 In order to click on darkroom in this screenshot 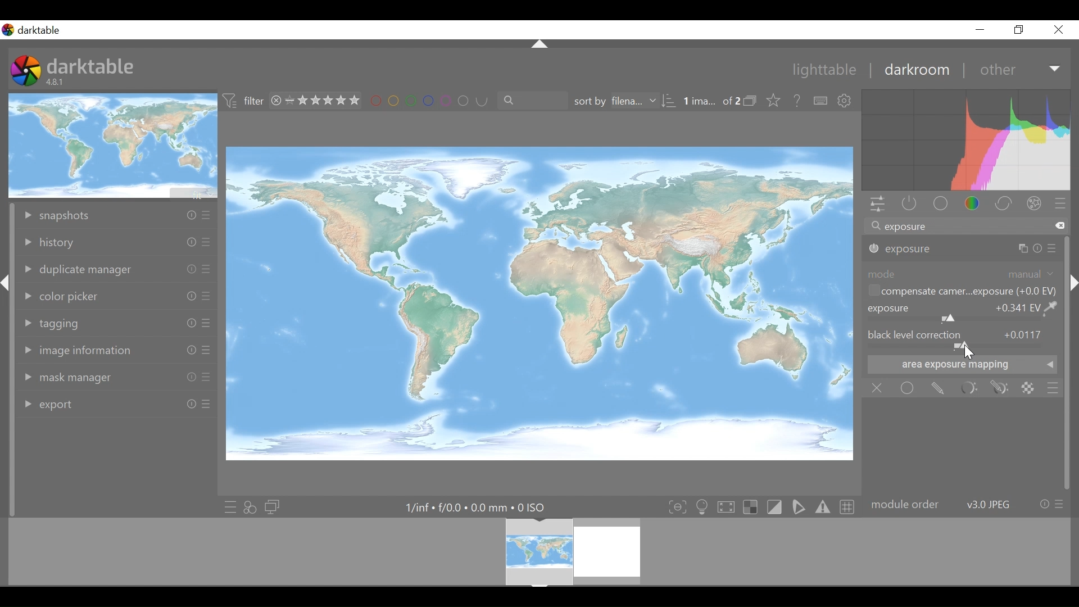, I will do `click(915, 69)`.